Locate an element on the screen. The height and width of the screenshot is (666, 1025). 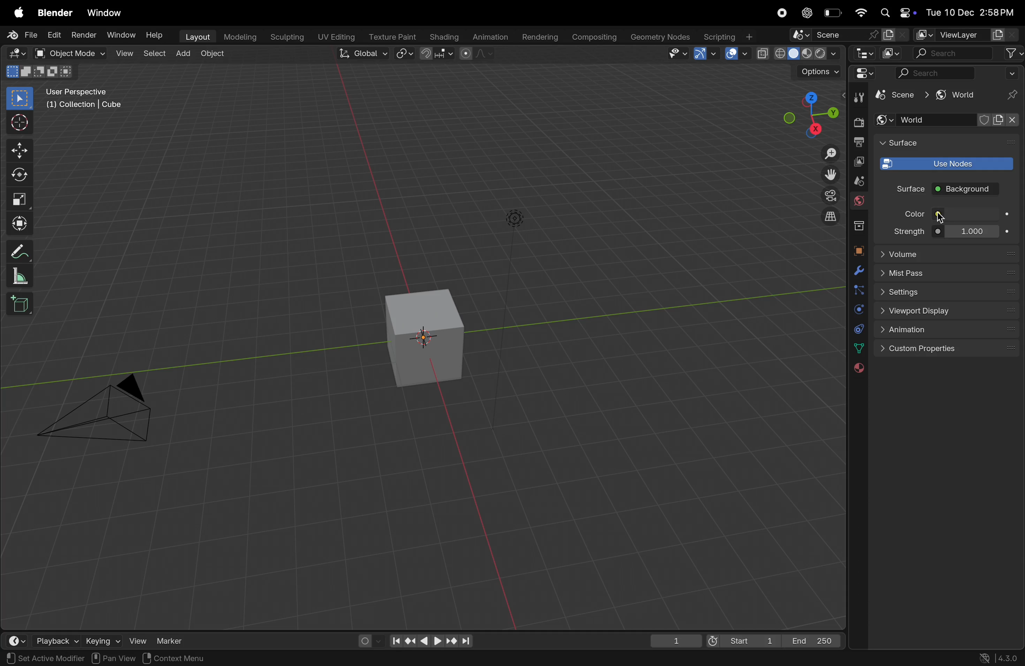
filter is located at coordinates (1012, 54).